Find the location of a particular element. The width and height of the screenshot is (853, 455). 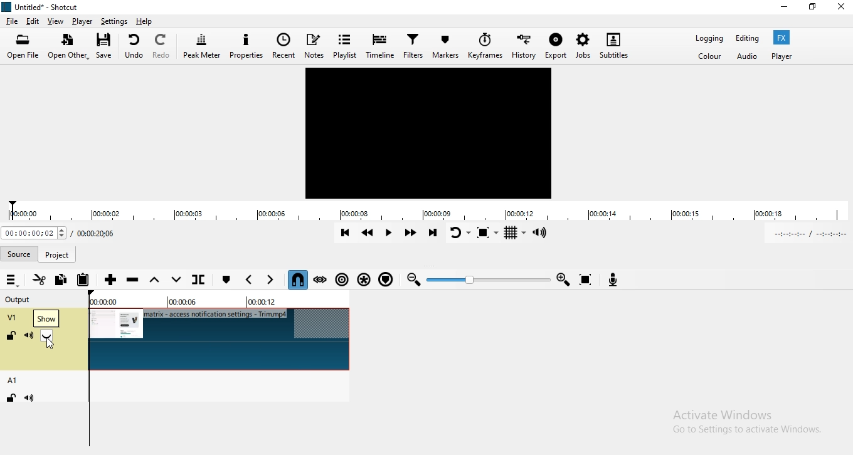

Total duration is located at coordinates (101, 233).